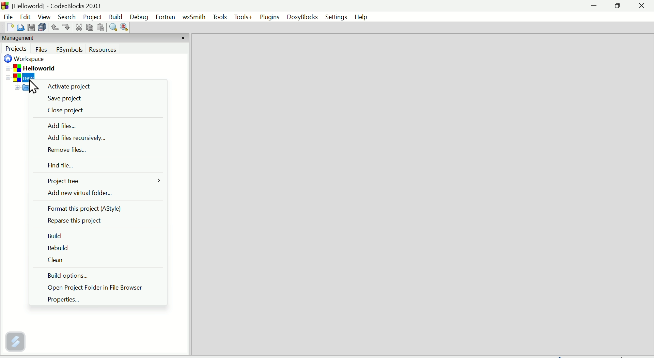 The image size is (654, 358). Describe the element at coordinates (82, 138) in the screenshot. I see `Add files recursively` at that location.